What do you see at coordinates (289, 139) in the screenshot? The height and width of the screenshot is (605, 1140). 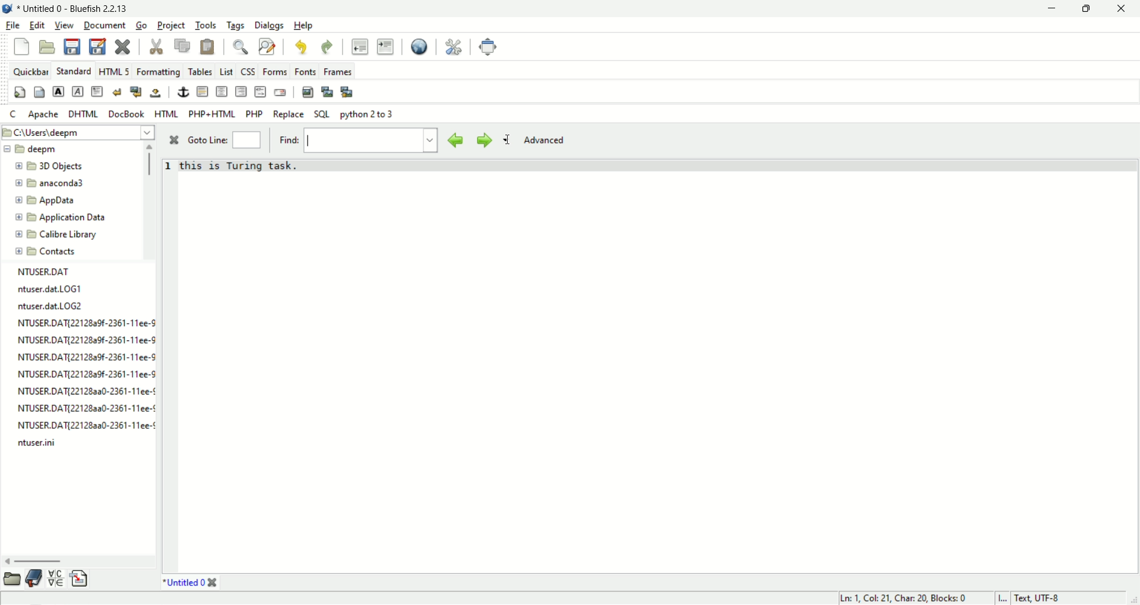 I see `find:` at bounding box center [289, 139].